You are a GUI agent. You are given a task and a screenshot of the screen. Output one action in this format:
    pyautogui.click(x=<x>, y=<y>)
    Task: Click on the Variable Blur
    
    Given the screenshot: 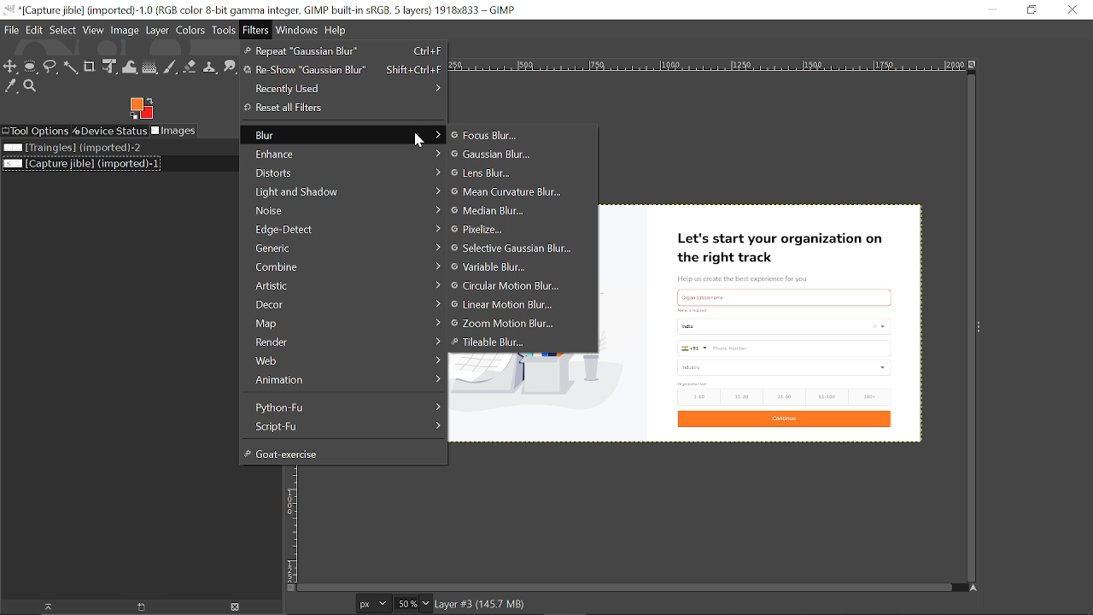 What is the action you would take?
    pyautogui.click(x=517, y=267)
    